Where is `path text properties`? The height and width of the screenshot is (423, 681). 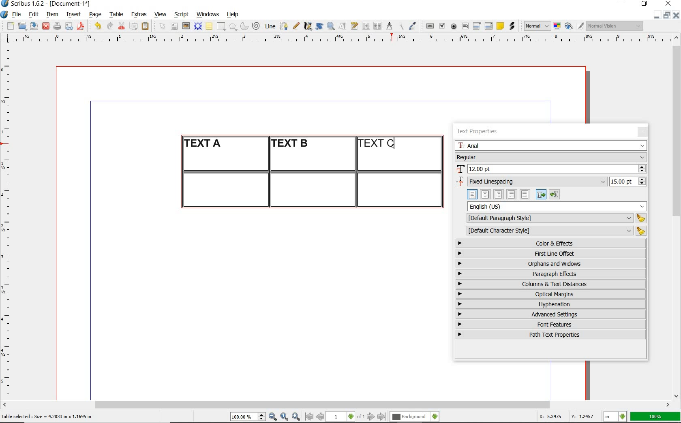 path text properties is located at coordinates (550, 335).